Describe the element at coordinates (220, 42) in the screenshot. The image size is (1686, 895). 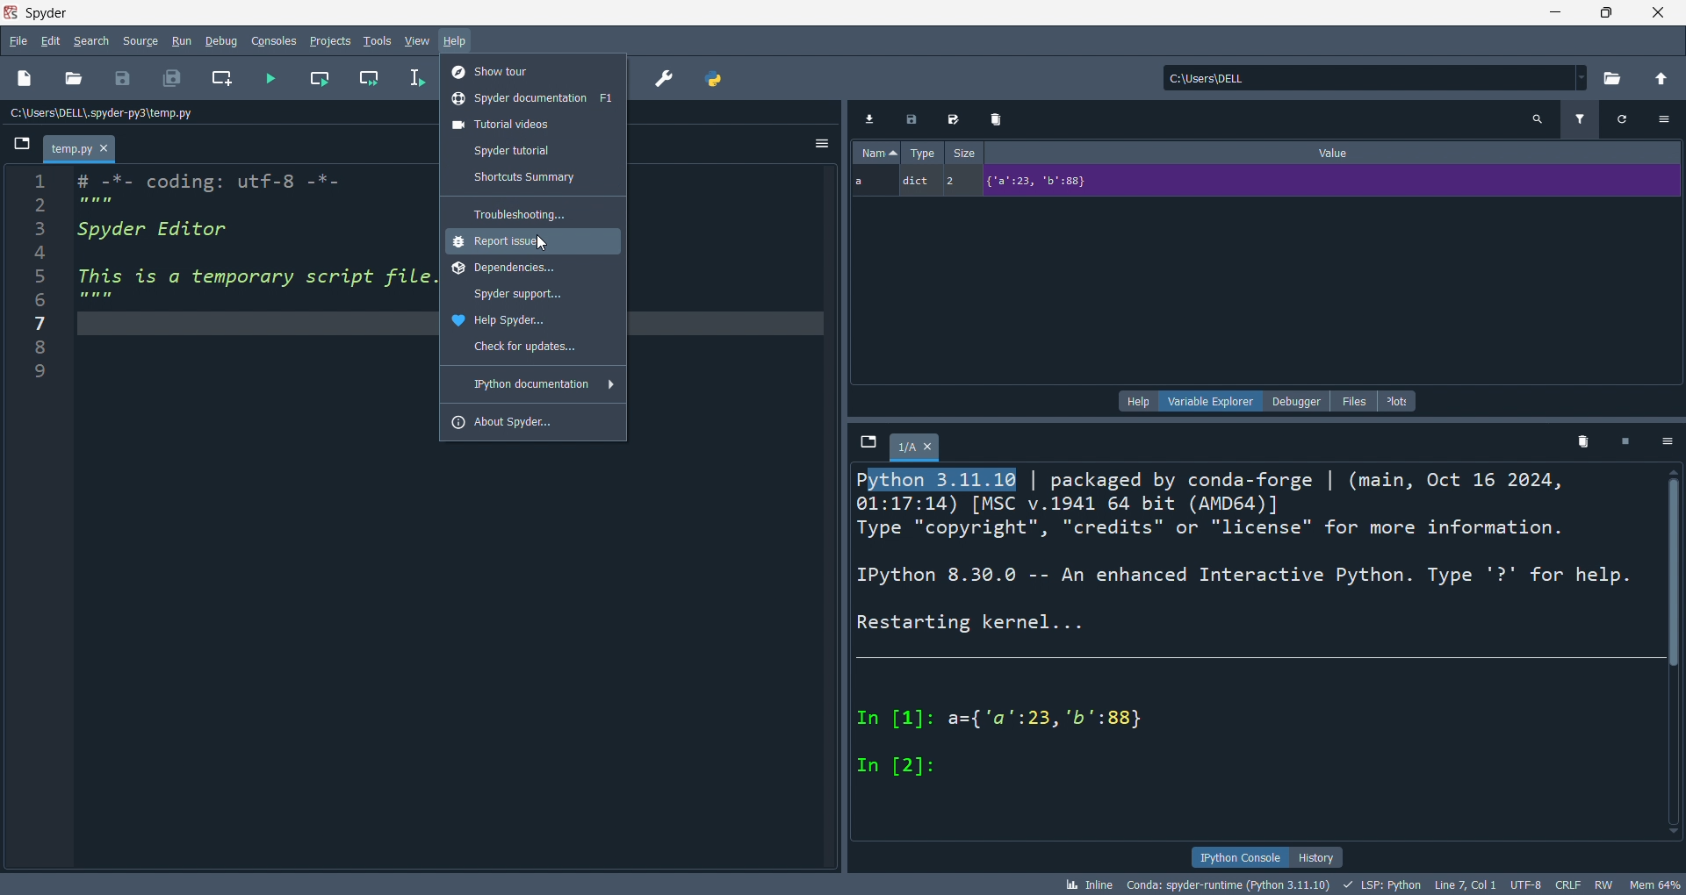
I see `debug` at that location.